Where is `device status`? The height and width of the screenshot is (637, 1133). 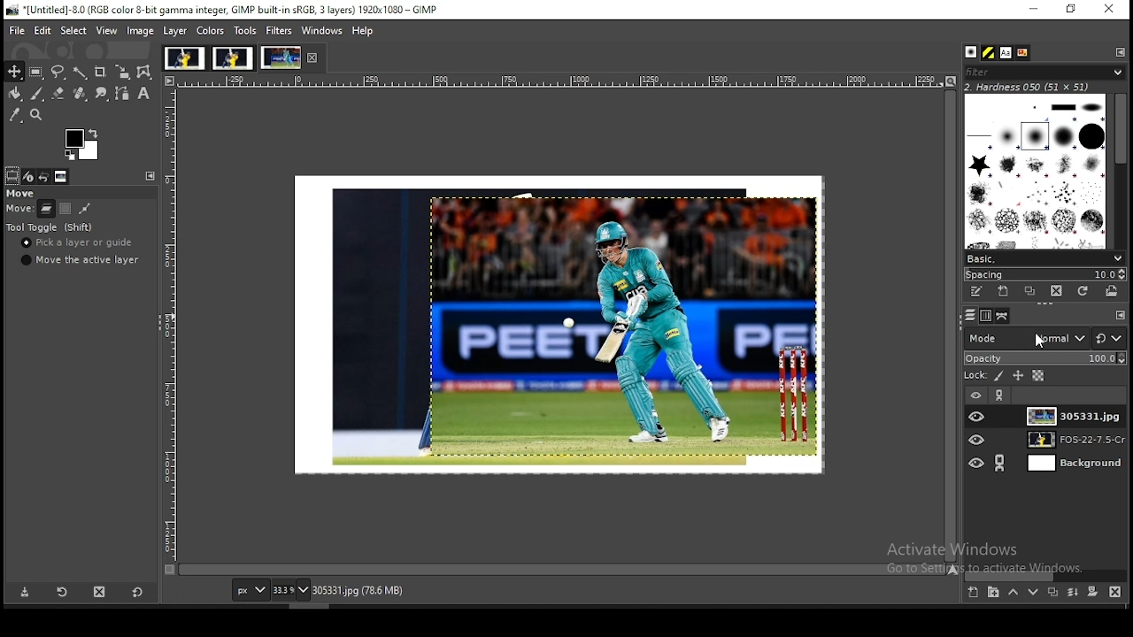
device status is located at coordinates (28, 176).